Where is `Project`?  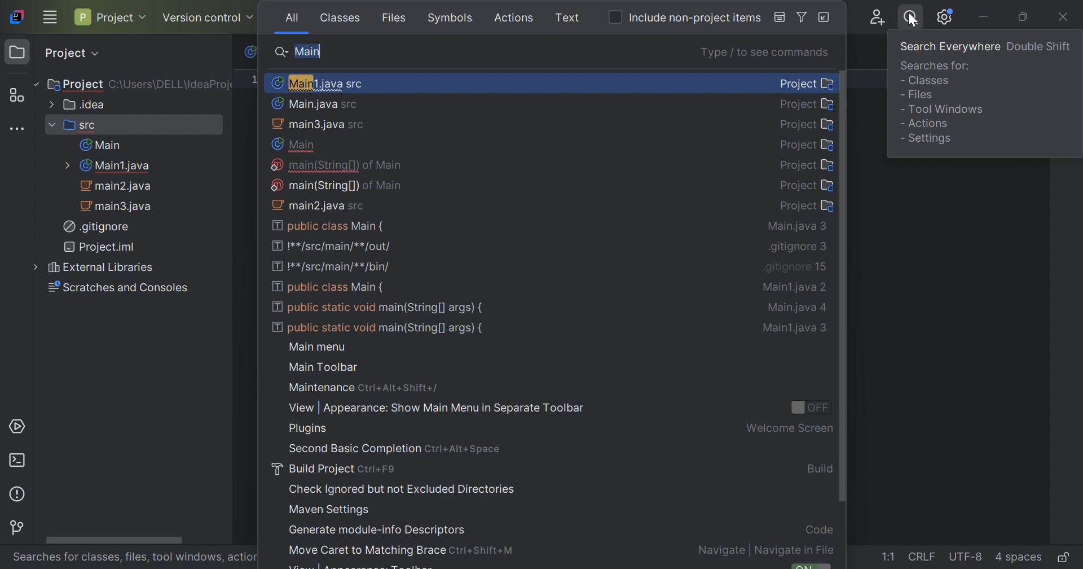
Project is located at coordinates (807, 145).